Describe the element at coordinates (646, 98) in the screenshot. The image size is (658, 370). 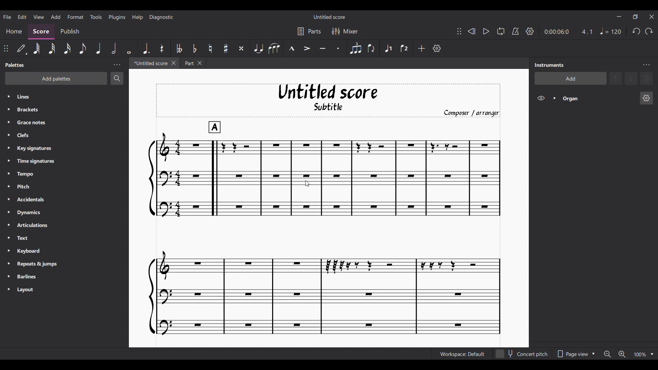
I see `Organ instrument settings` at that location.